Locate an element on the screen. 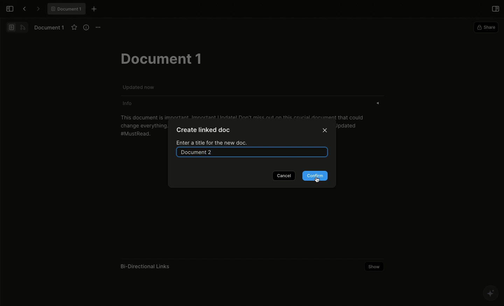 The width and height of the screenshot is (504, 306). Close is located at coordinates (325, 131).